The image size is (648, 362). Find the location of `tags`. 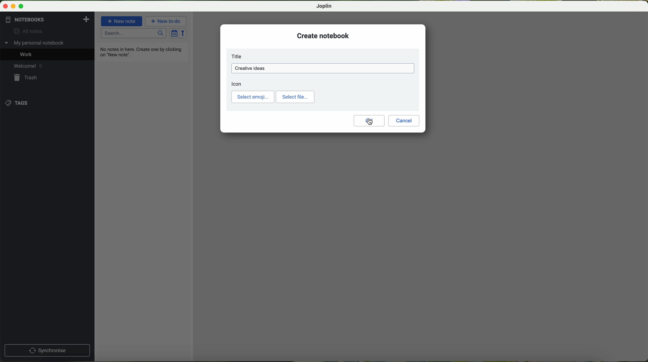

tags is located at coordinates (18, 103).